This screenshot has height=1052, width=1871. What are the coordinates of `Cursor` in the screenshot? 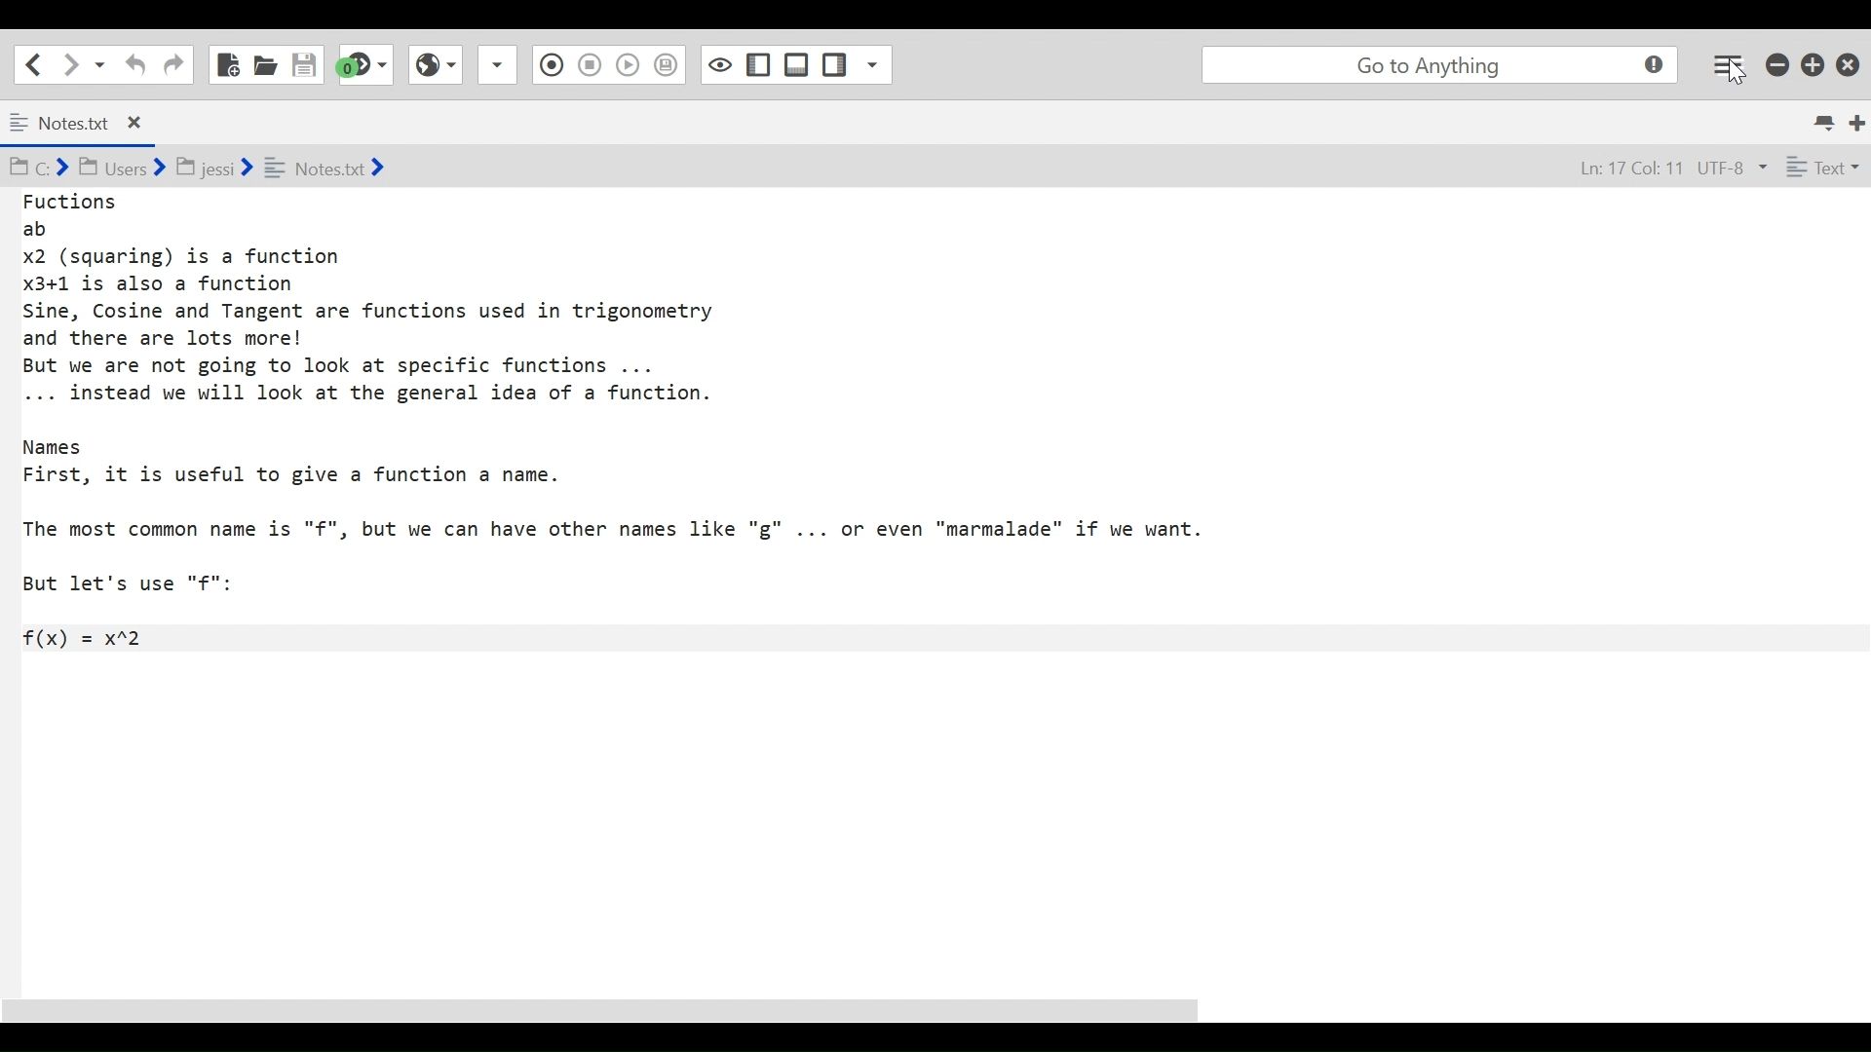 It's located at (1736, 75).